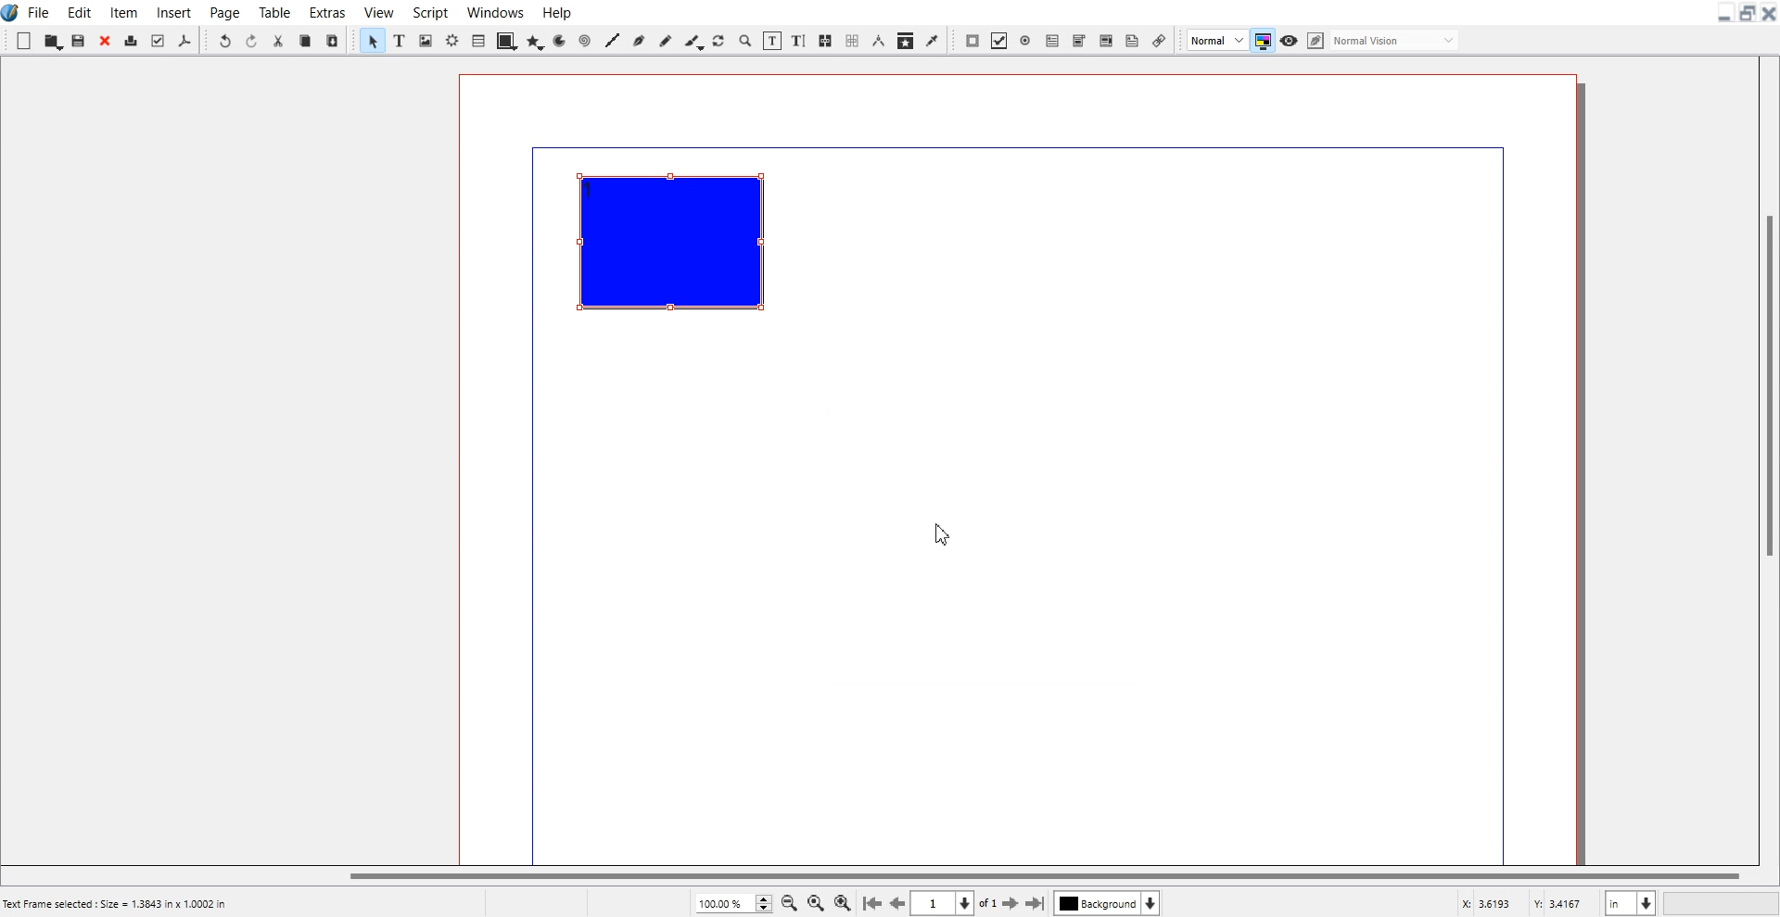 The height and width of the screenshot is (917, 1780). What do you see at coordinates (133, 40) in the screenshot?
I see `Print` at bounding box center [133, 40].